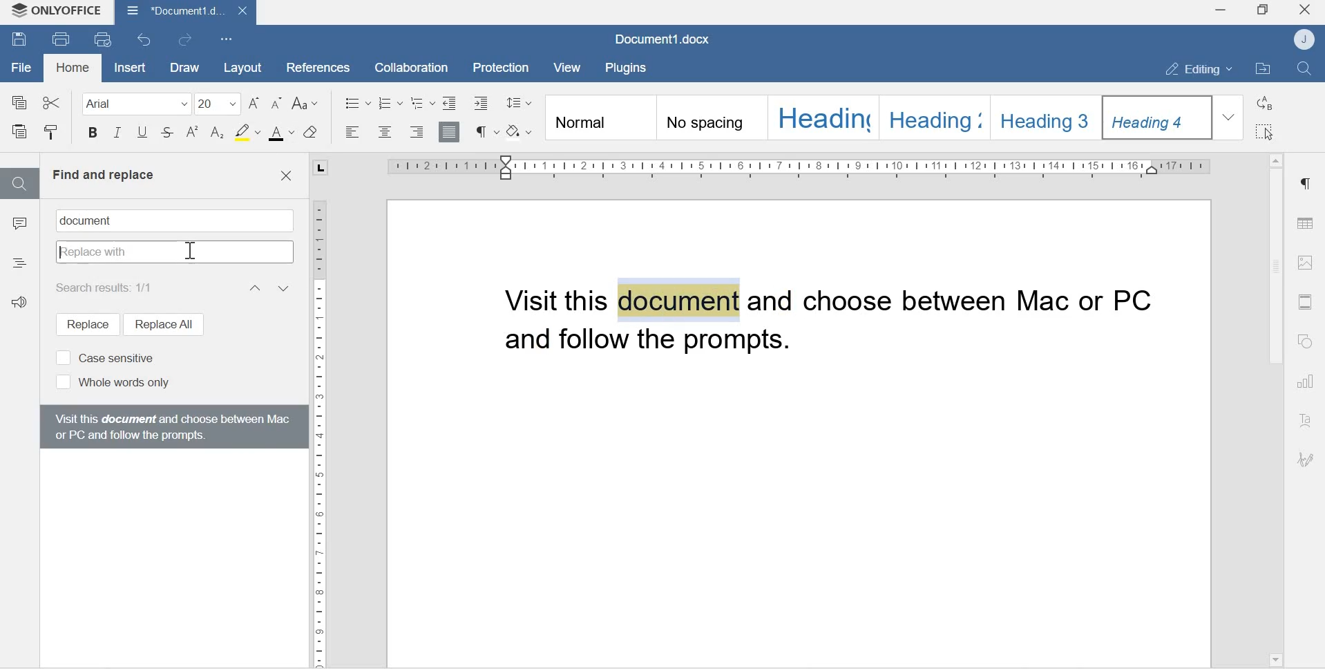 This screenshot has height=669, width=1325. I want to click on Table, so click(1306, 220).